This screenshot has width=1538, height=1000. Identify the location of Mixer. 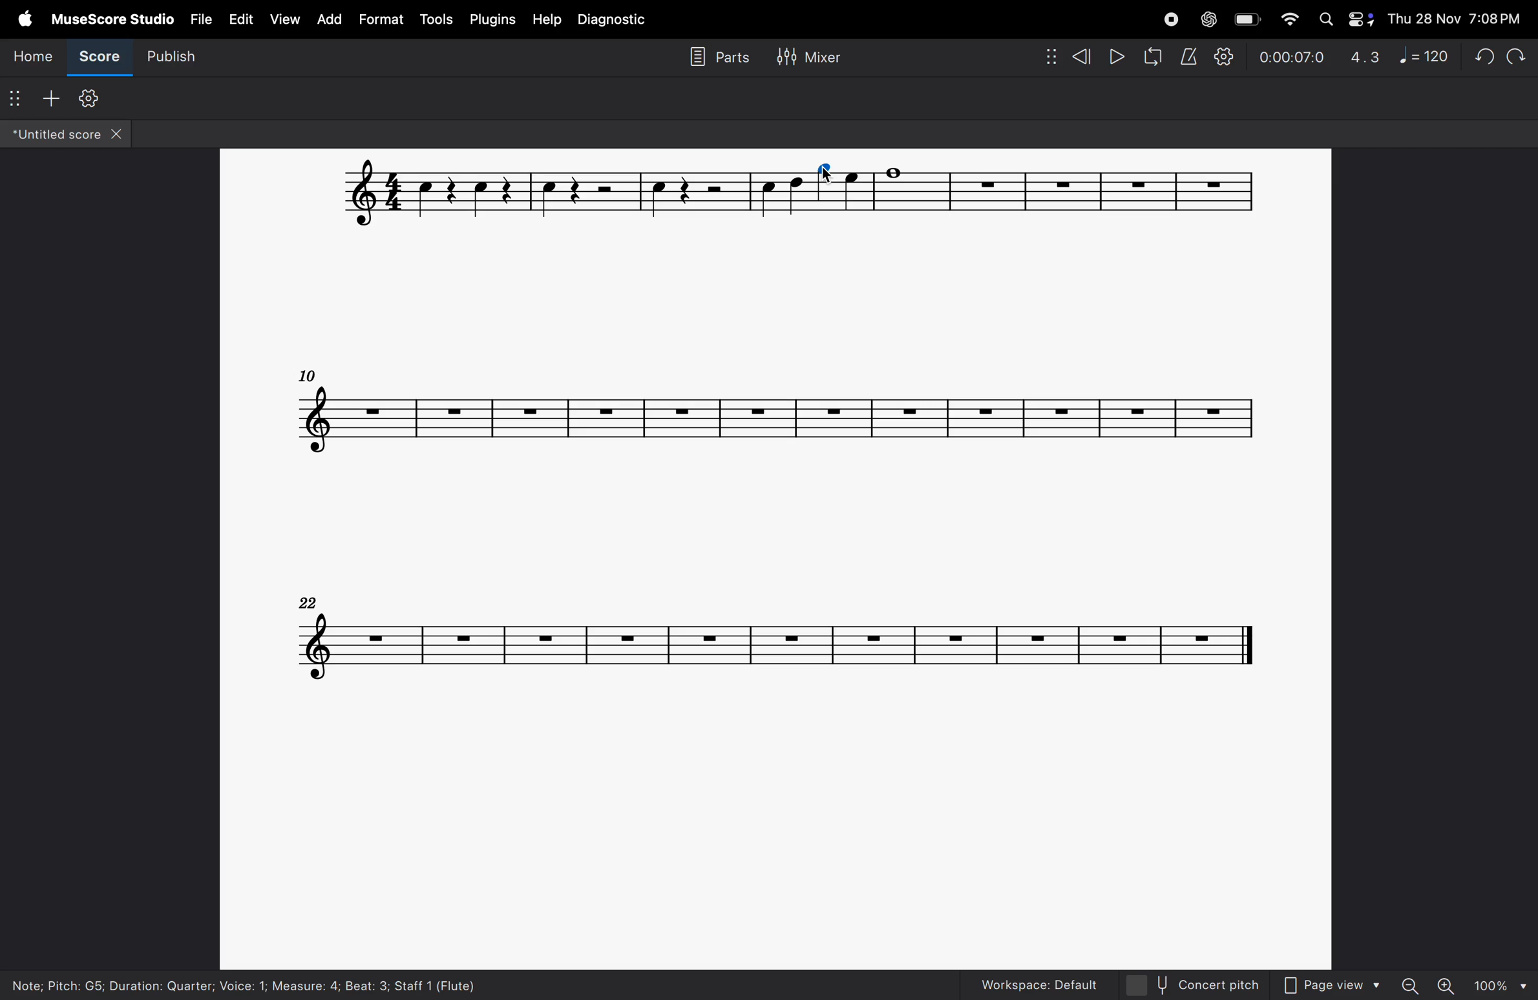
(831, 58).